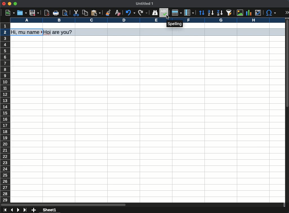 Image resolution: width=289 pixels, height=213 pixels. Describe the element at coordinates (248, 13) in the screenshot. I see `chart` at that location.